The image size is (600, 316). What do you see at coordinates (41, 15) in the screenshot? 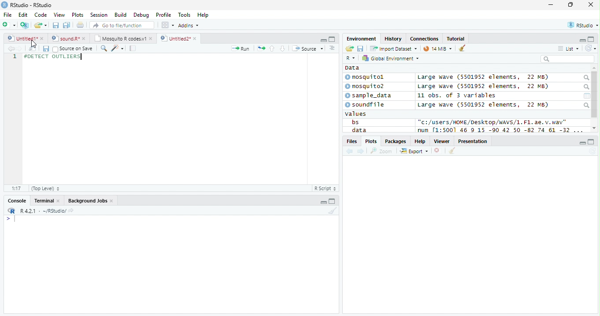
I see `Code` at bounding box center [41, 15].